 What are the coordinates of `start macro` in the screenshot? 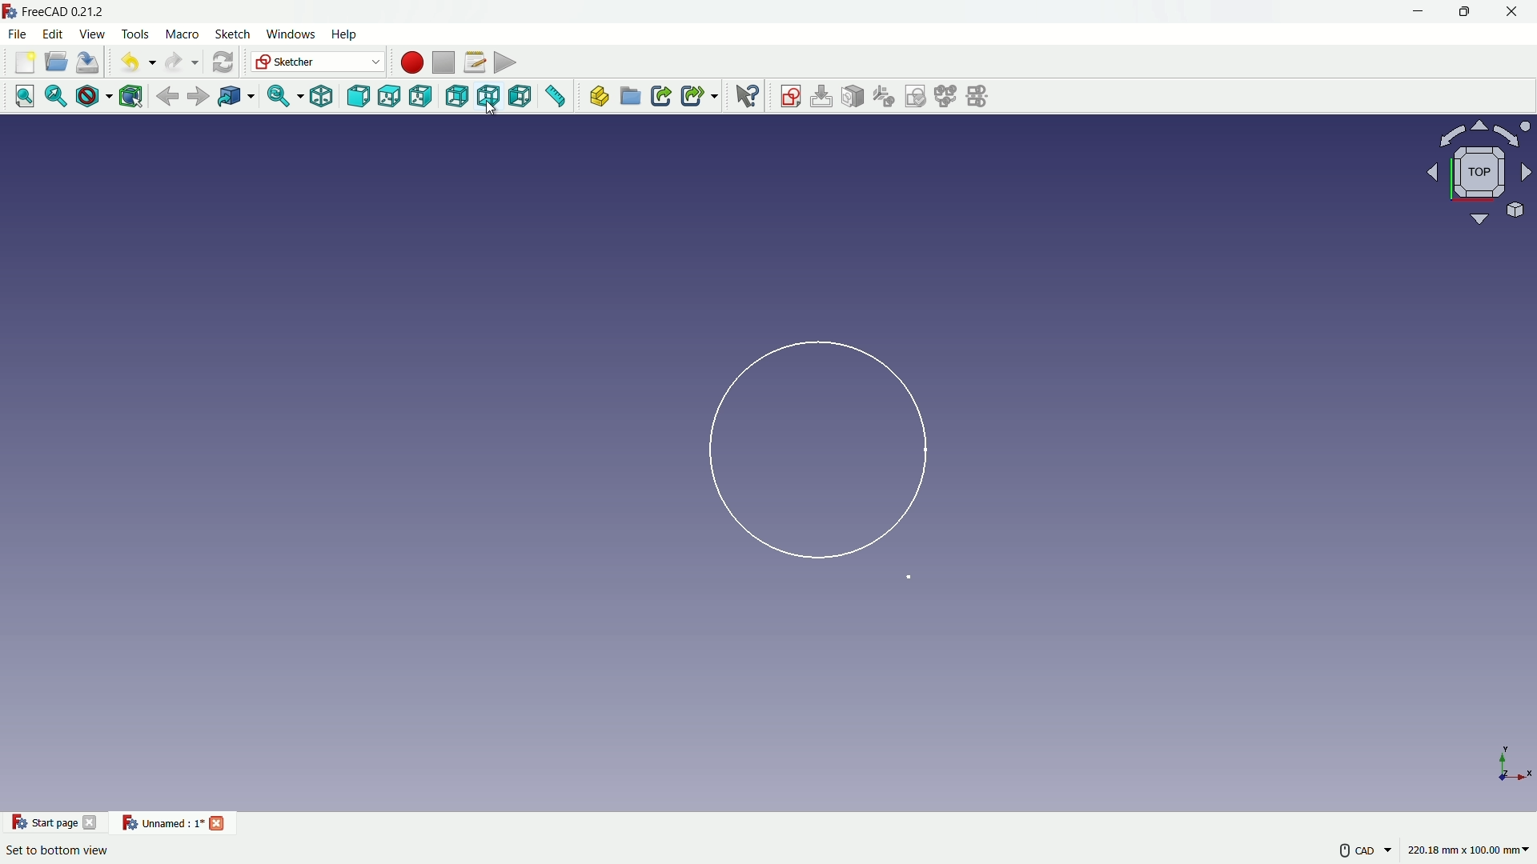 It's located at (408, 62).